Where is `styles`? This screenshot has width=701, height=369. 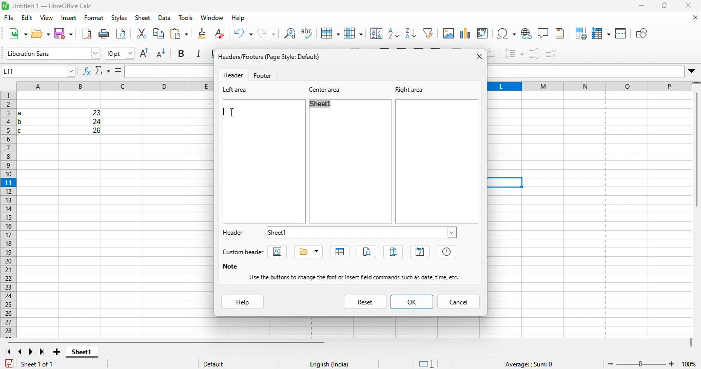
styles is located at coordinates (117, 20).